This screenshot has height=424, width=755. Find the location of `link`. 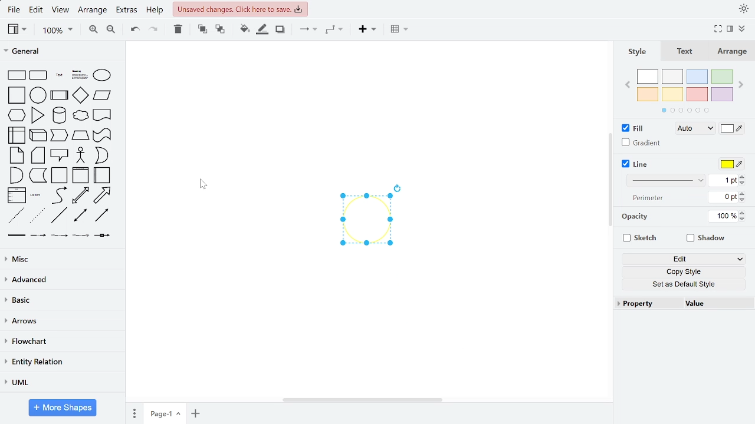

link is located at coordinates (16, 236).